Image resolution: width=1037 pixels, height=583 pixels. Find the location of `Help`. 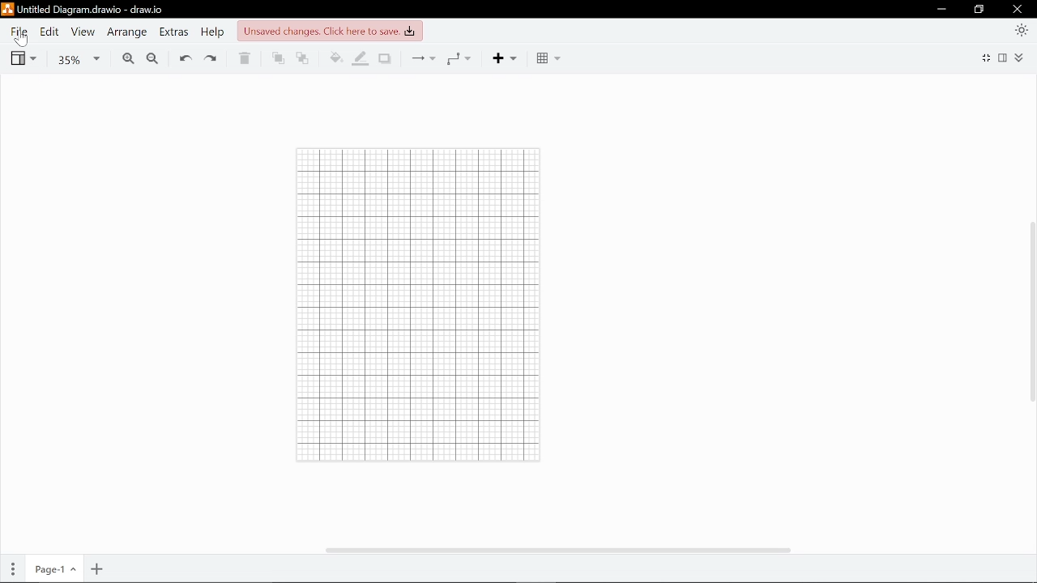

Help is located at coordinates (212, 32).